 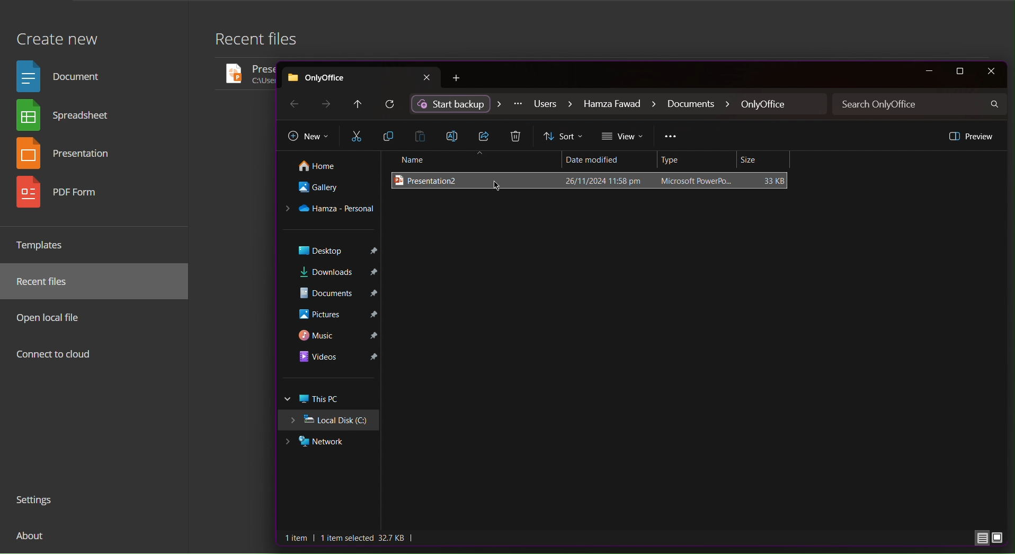 I want to click on Size, so click(x=765, y=160).